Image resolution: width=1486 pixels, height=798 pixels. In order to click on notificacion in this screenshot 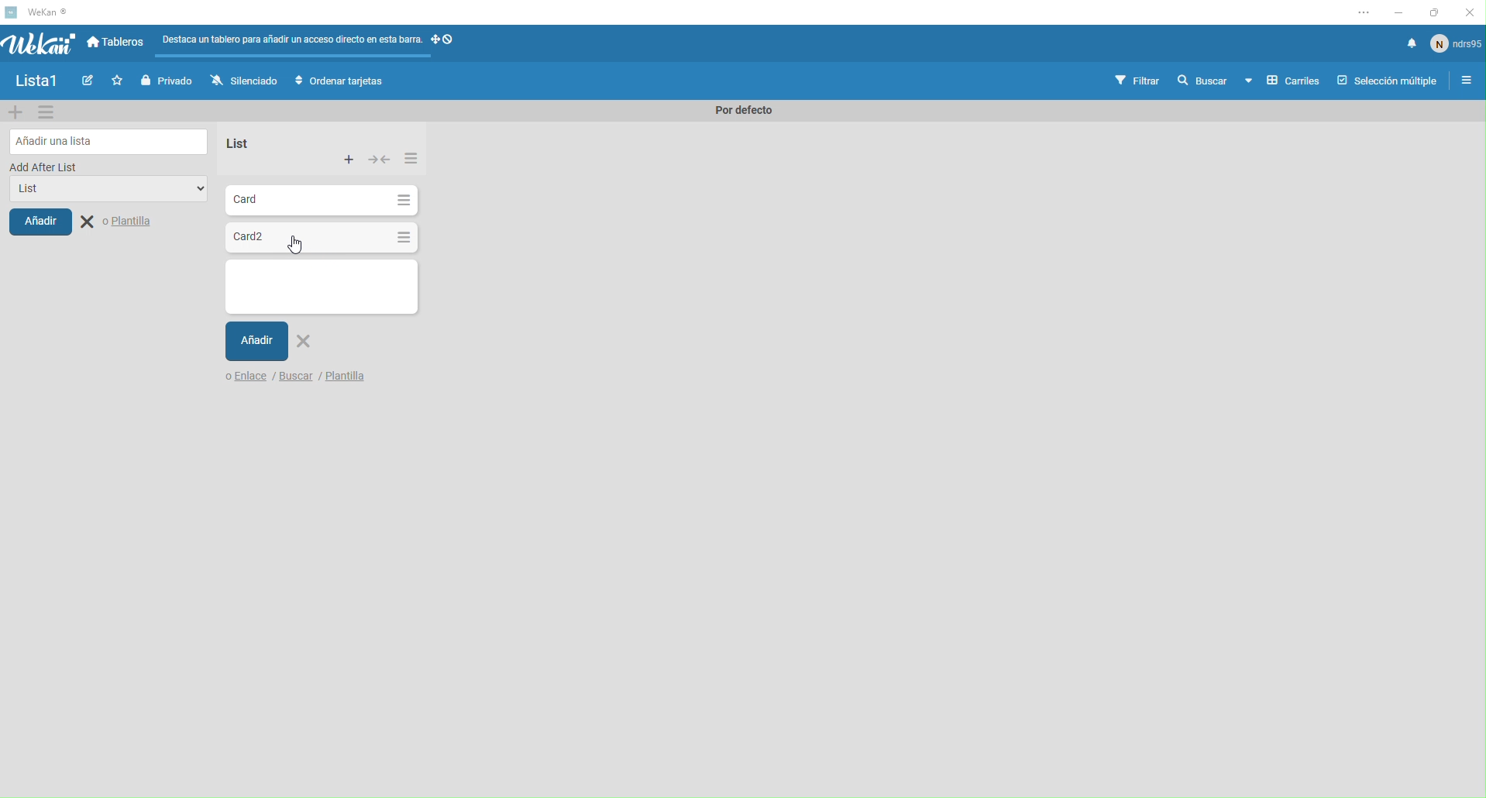, I will do `click(1406, 47)`.